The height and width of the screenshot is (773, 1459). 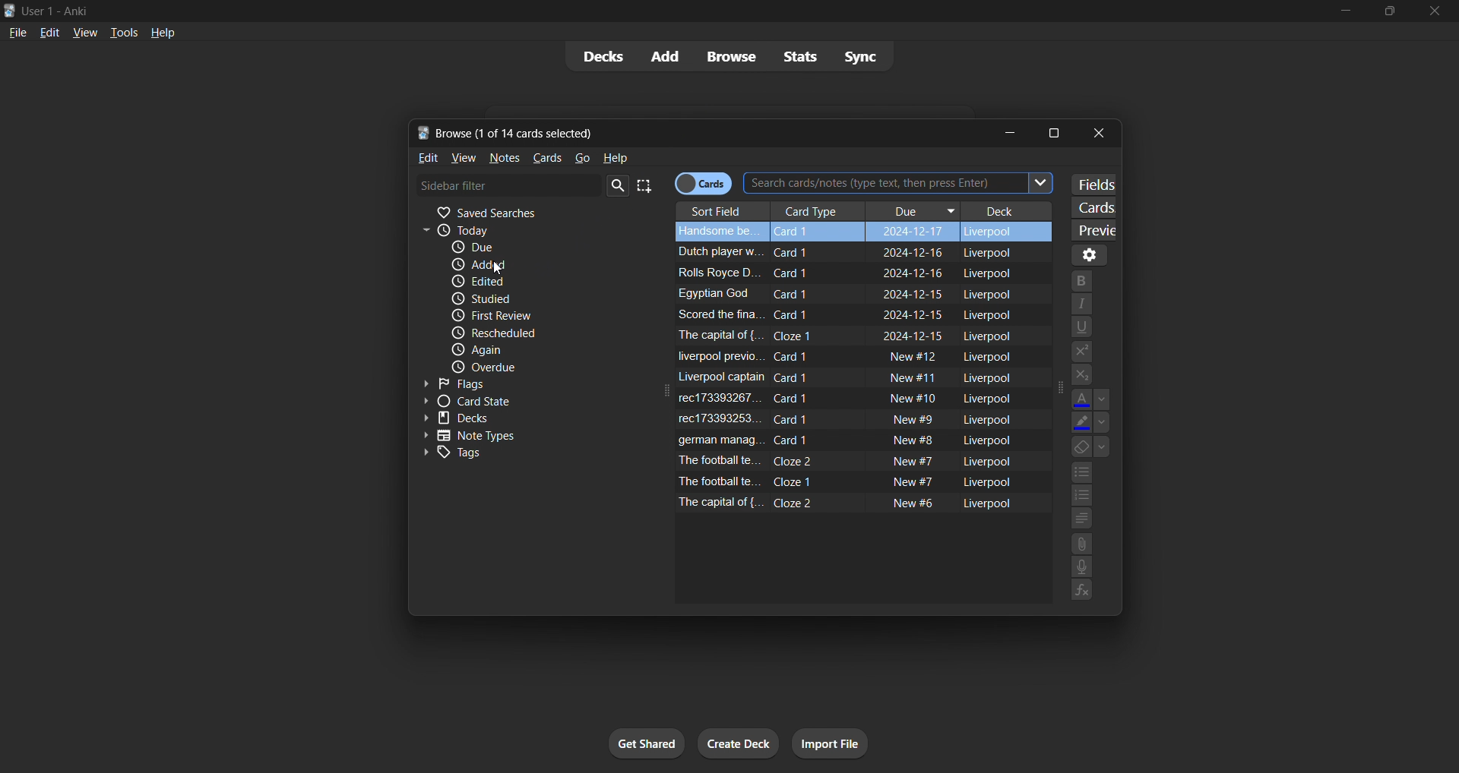 I want to click on liverpool captain Card 1 New #11 Liverpool, so click(x=847, y=377).